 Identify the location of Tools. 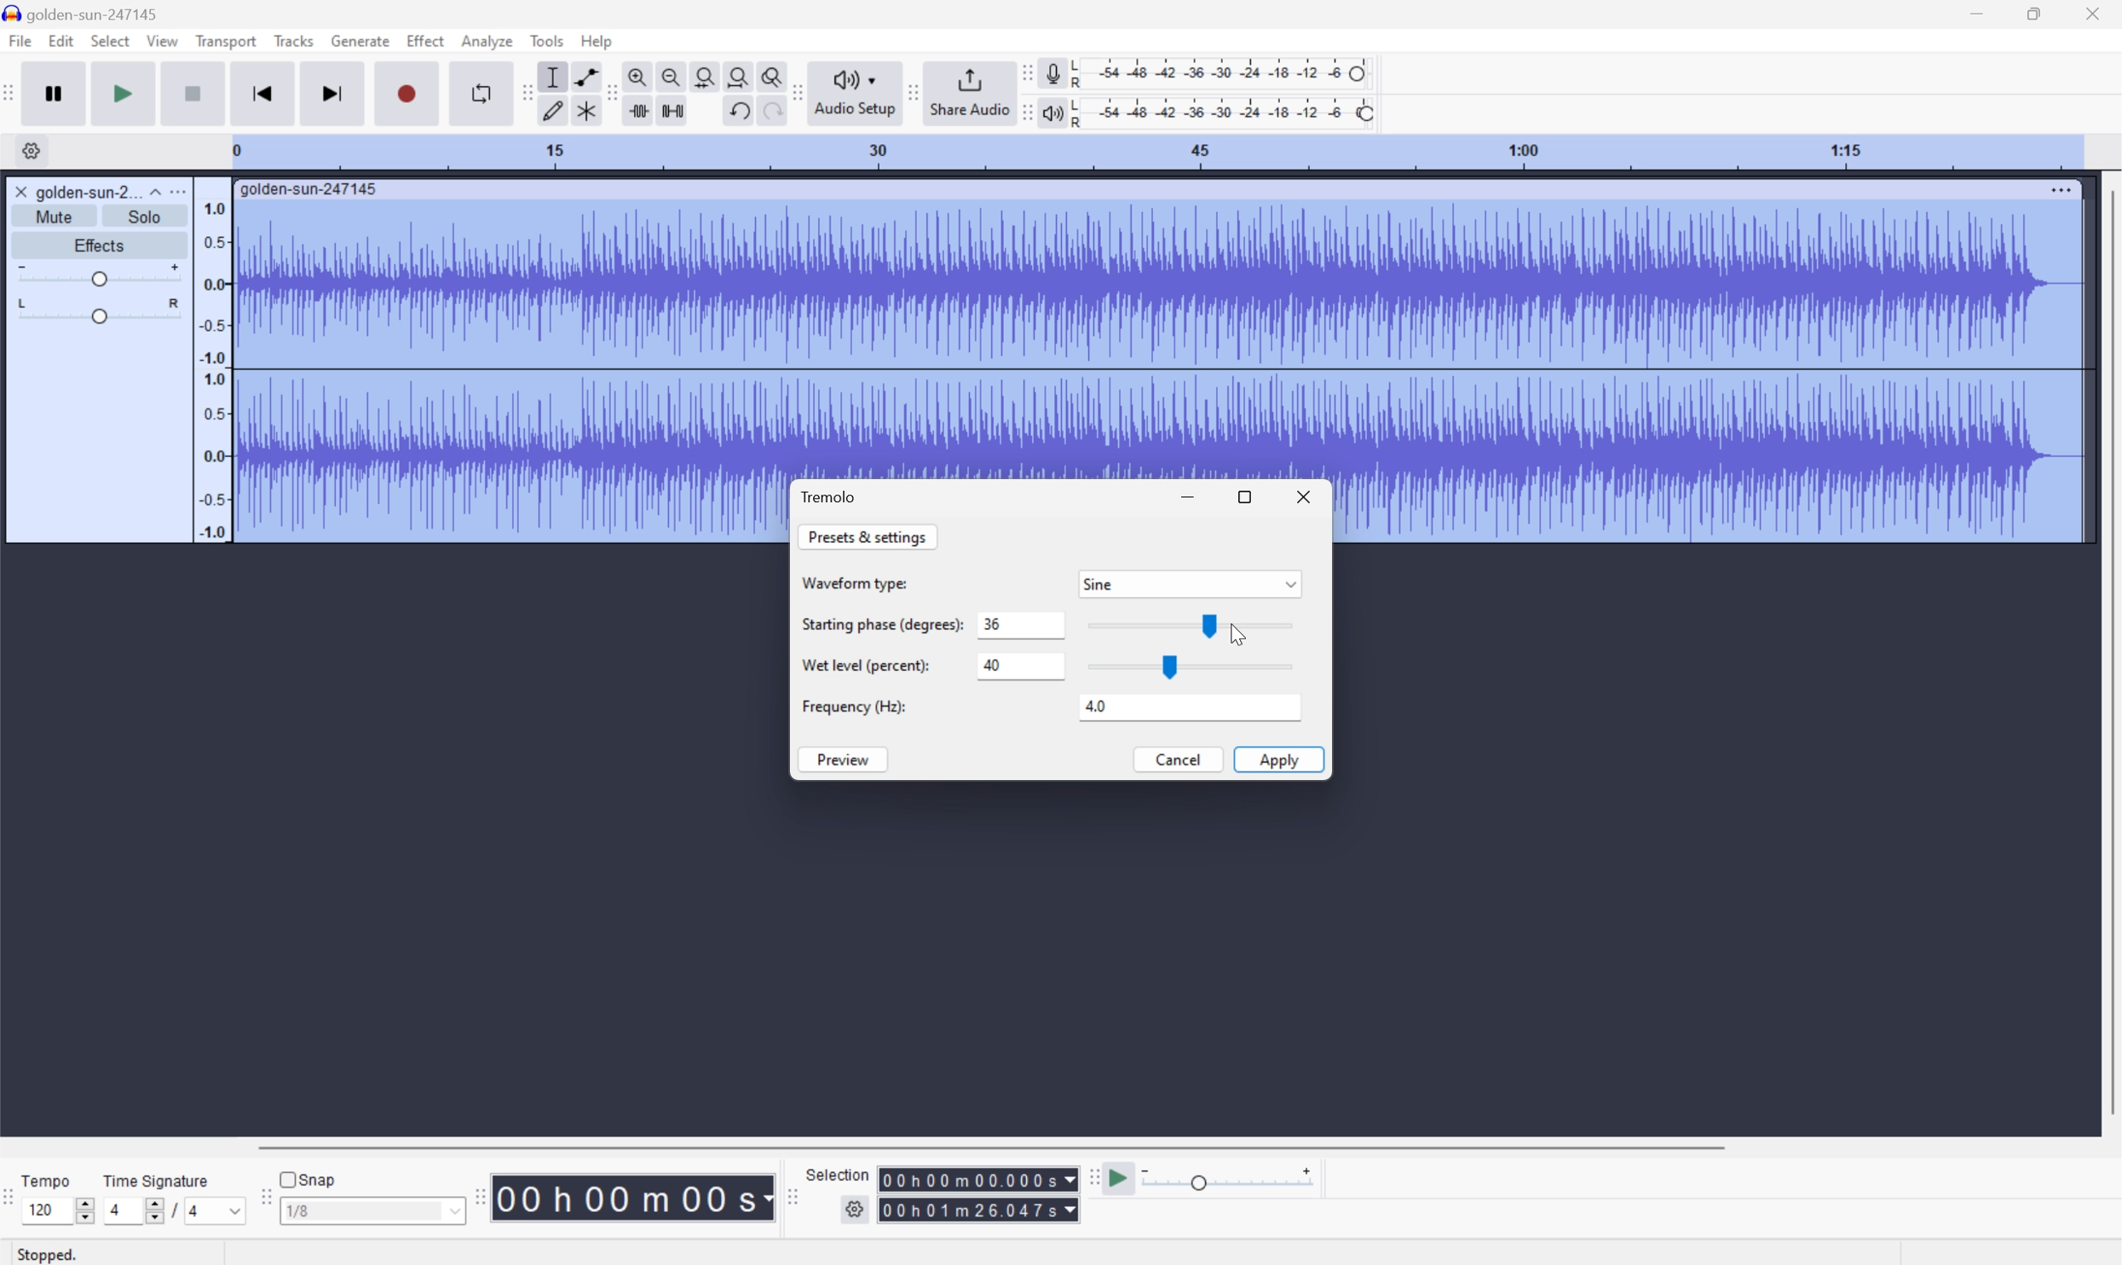
(546, 38).